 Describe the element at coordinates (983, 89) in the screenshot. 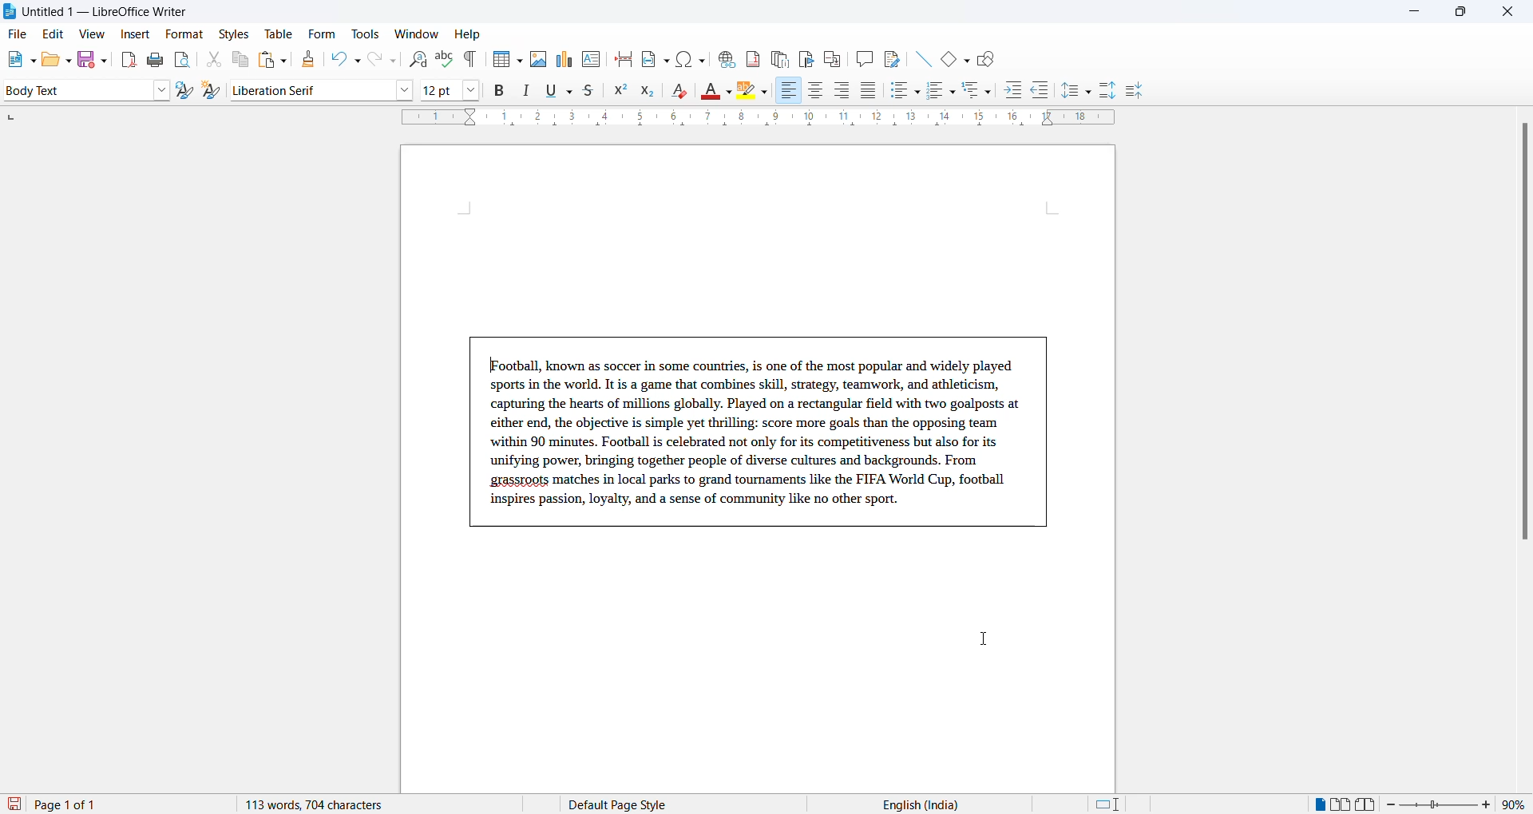

I see `select outline format` at that location.